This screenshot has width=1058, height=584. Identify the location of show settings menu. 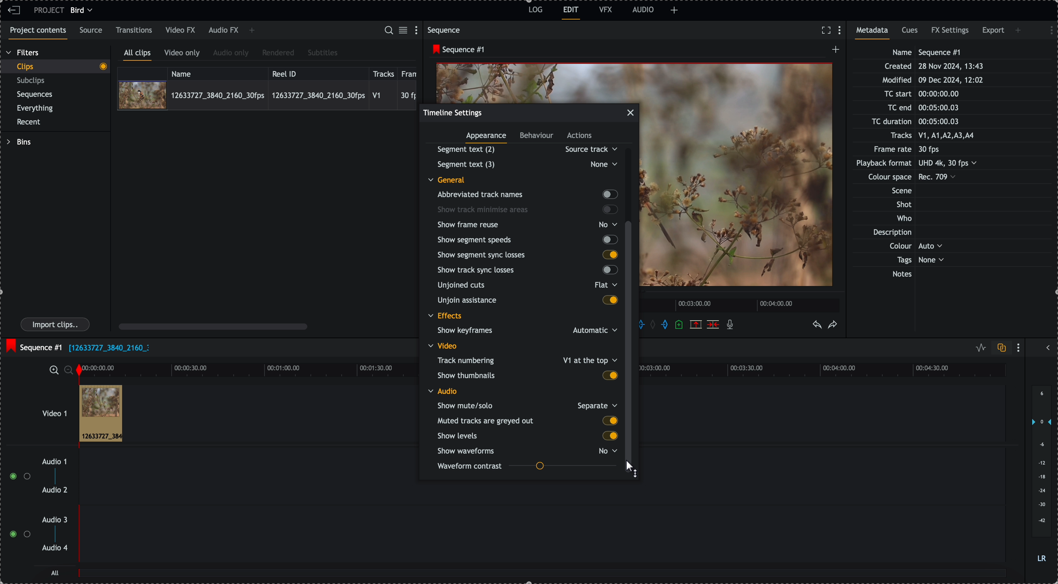
(1047, 29).